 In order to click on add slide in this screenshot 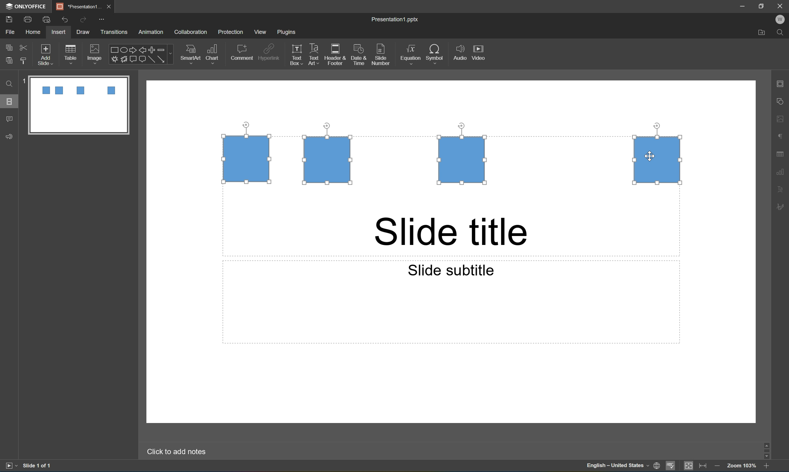, I will do `click(46, 53)`.